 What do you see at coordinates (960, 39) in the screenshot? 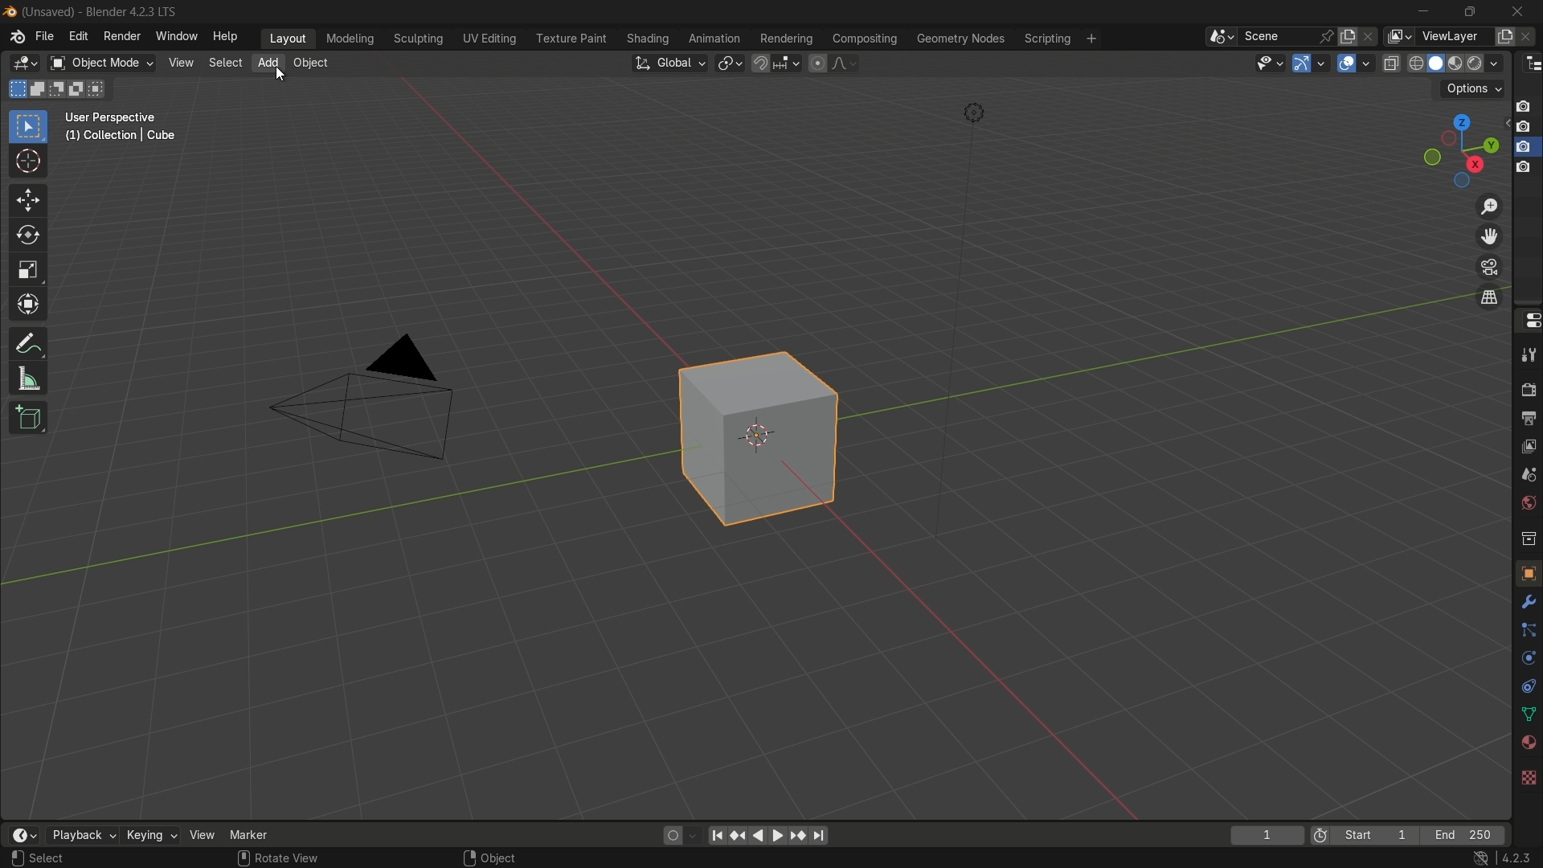
I see `geometry nodes` at bounding box center [960, 39].